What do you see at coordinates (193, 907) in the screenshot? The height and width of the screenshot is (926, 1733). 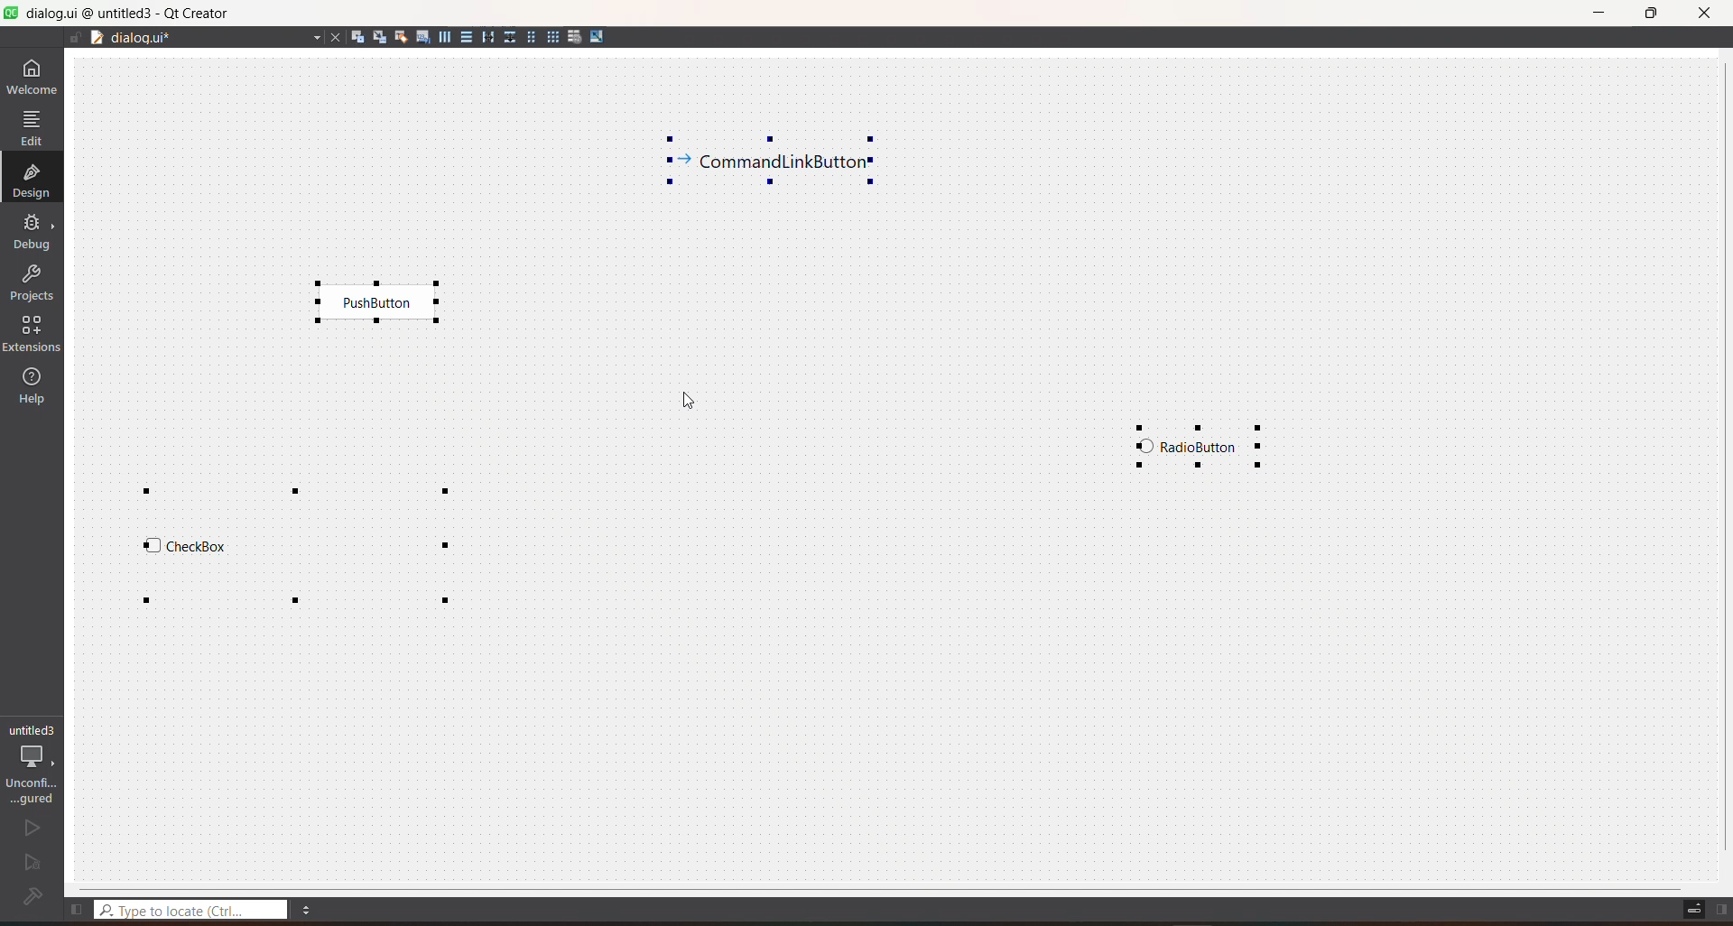 I see `type to locate` at bounding box center [193, 907].